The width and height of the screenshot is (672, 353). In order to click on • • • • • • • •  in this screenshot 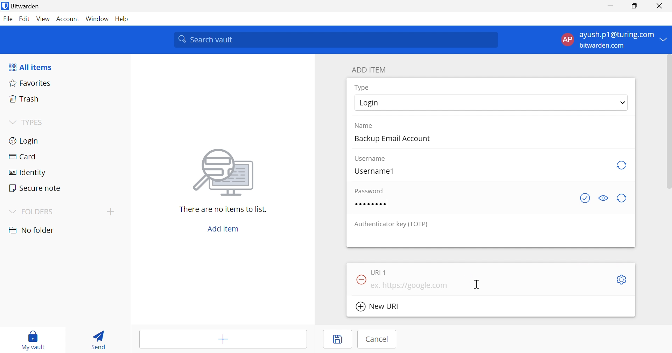, I will do `click(370, 204)`.